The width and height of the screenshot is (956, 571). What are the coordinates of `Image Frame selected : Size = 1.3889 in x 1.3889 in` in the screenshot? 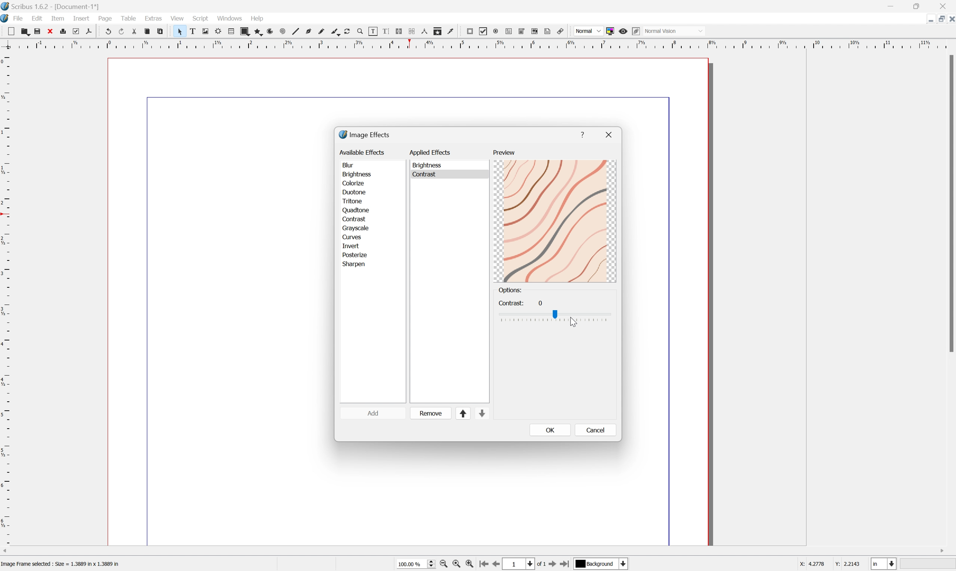 It's located at (61, 564).